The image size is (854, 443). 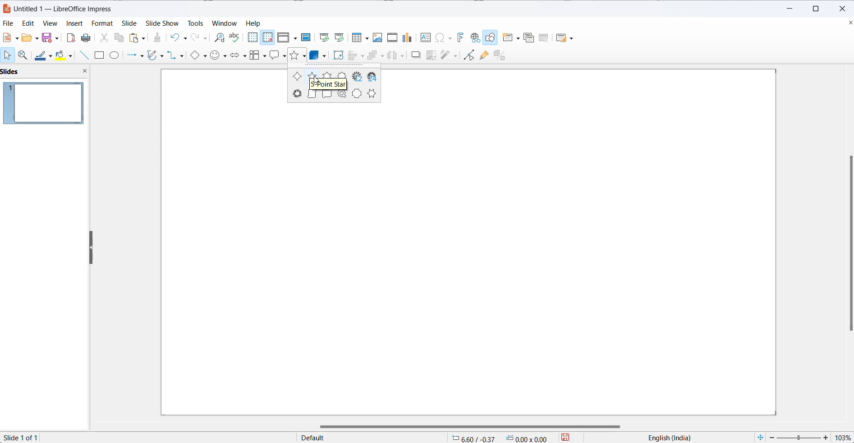 I want to click on help, so click(x=257, y=23).